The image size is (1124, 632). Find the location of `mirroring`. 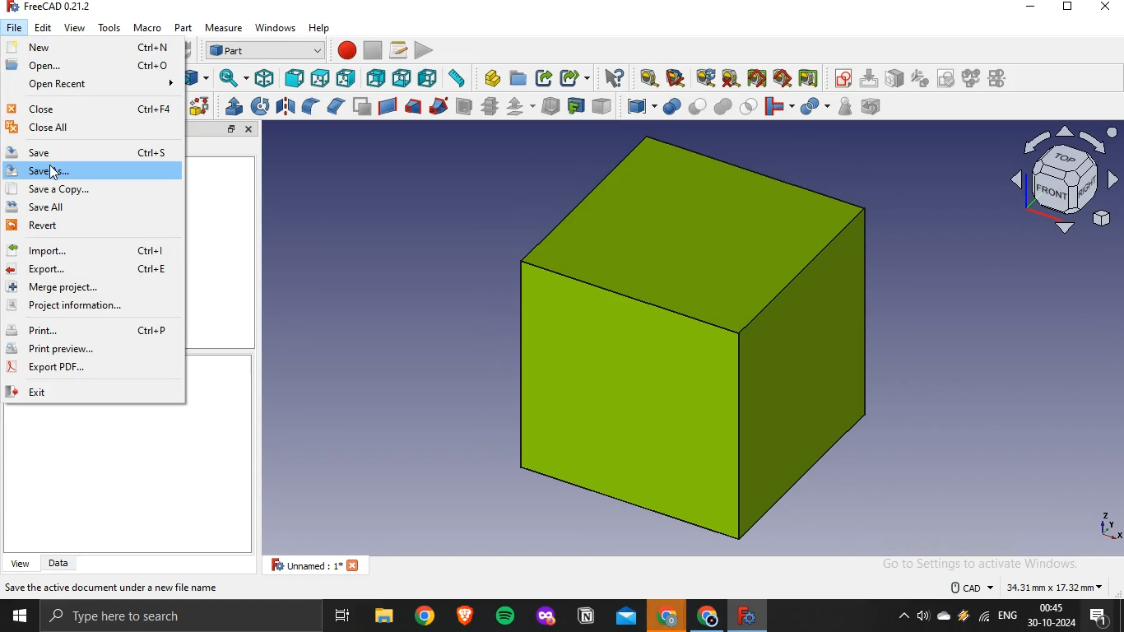

mirroring is located at coordinates (286, 107).